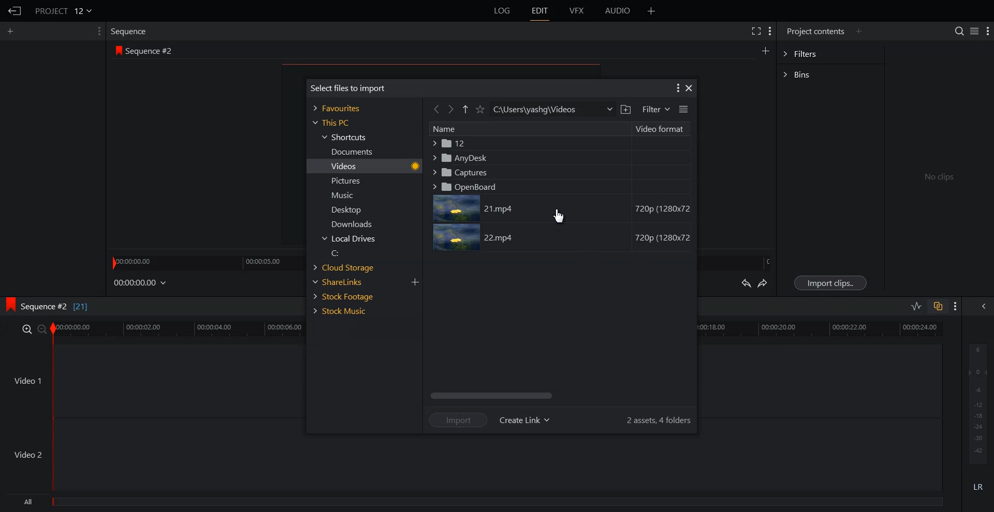 This screenshot has width=994, height=512. Describe the element at coordinates (652, 11) in the screenshot. I see `Add Panel` at that location.